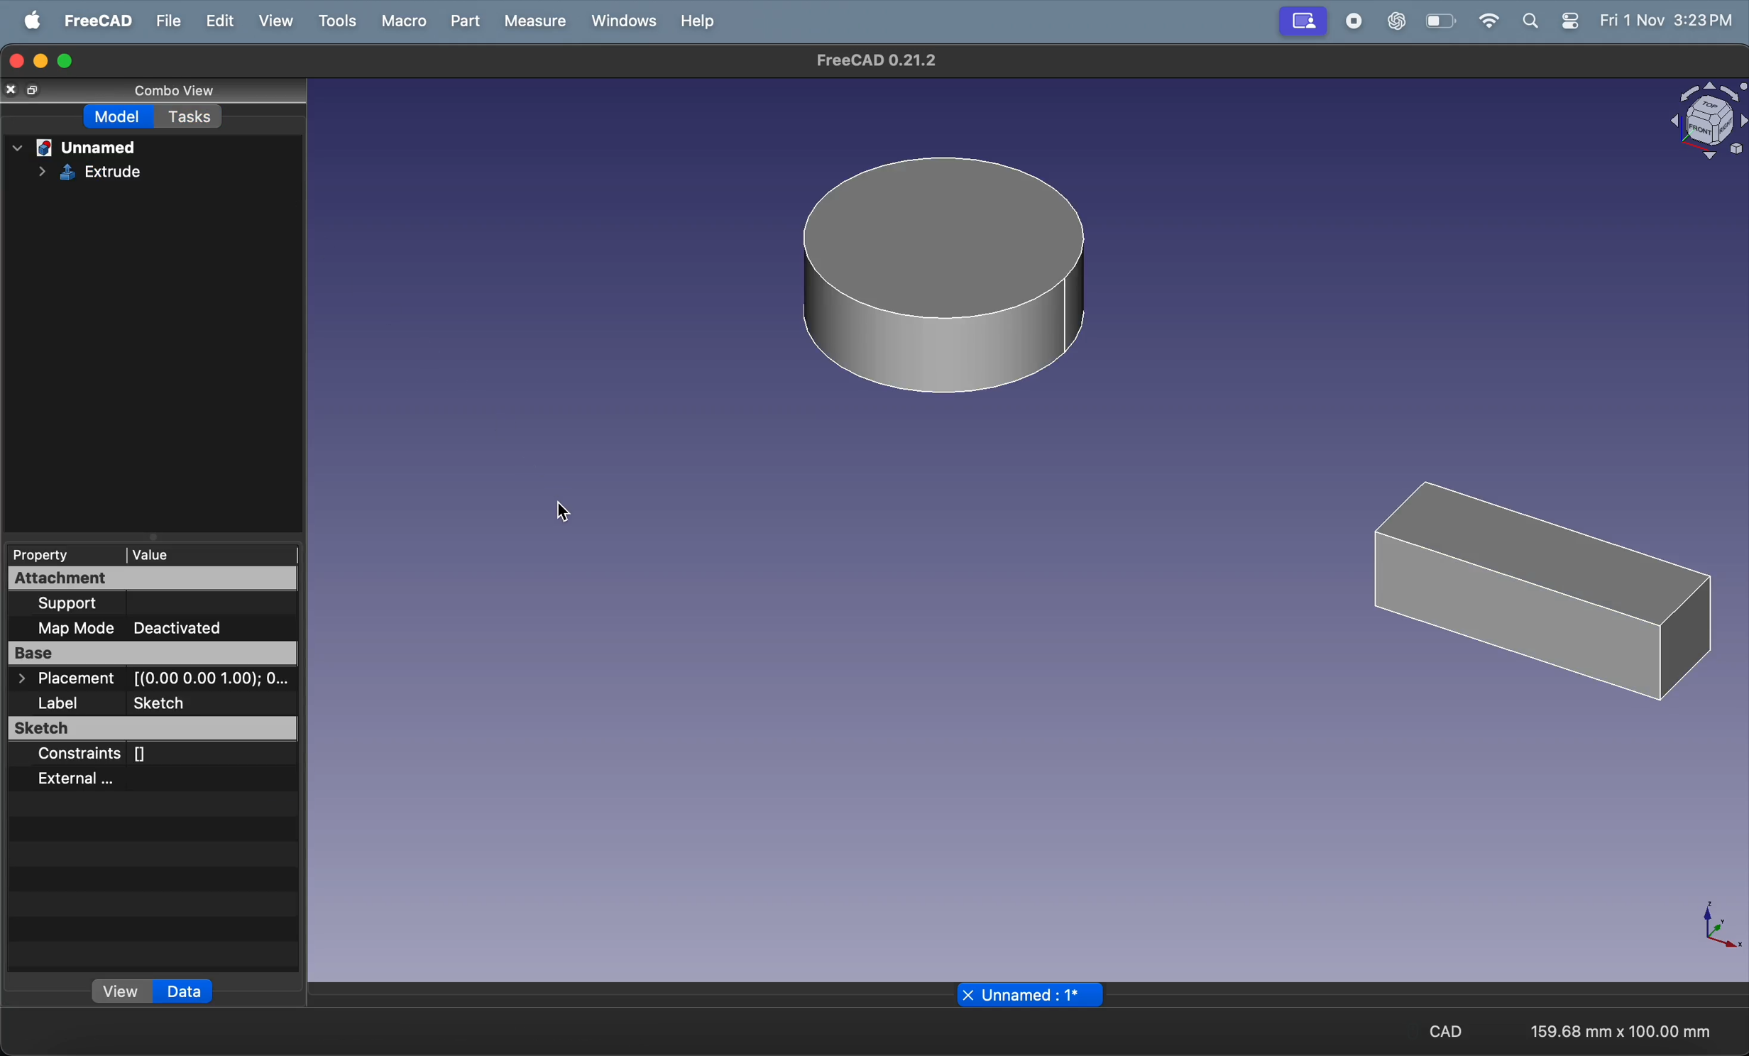 The height and width of the screenshot is (1056, 1749). Describe the element at coordinates (48, 554) in the screenshot. I see `Property` at that location.